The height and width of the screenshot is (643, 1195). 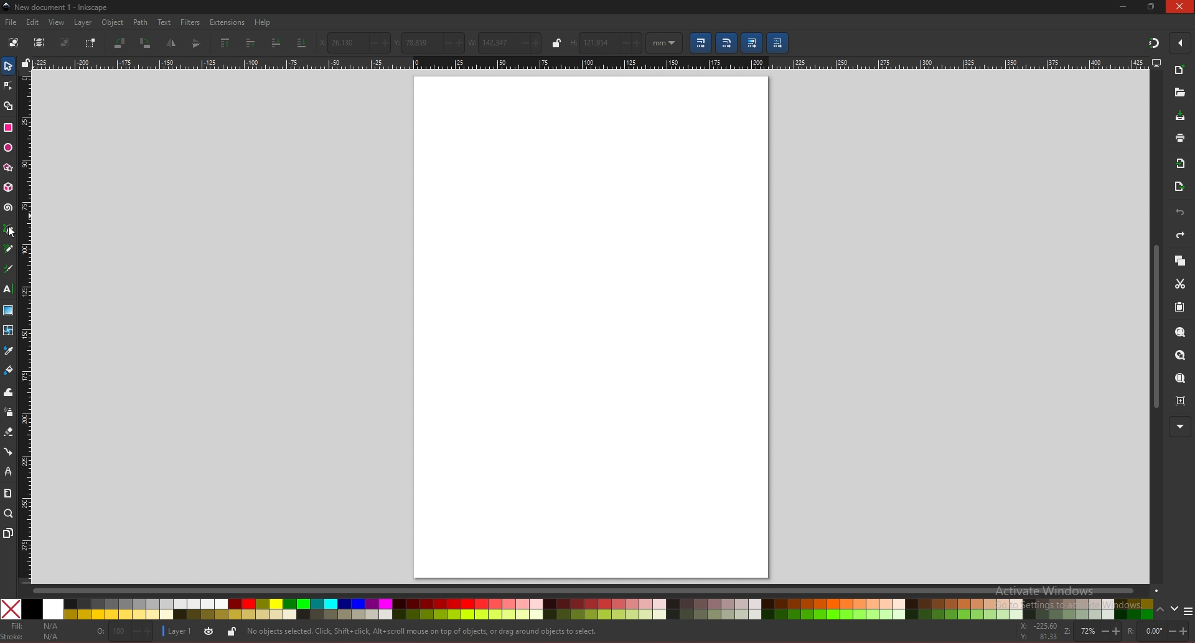 What do you see at coordinates (752, 43) in the screenshot?
I see `move gradient` at bounding box center [752, 43].